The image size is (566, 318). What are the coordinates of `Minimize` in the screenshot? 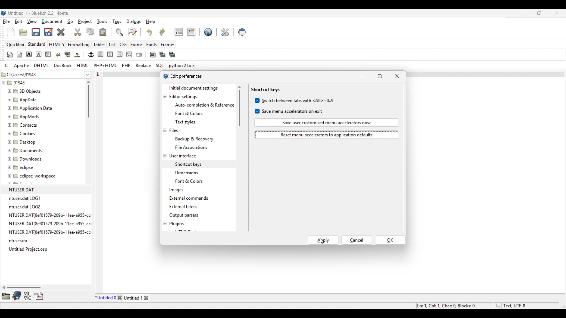 It's located at (522, 13).